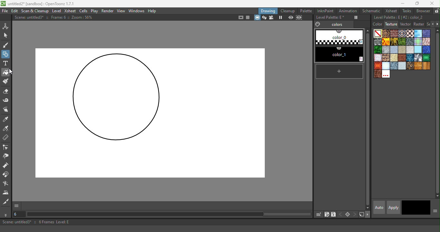  What do you see at coordinates (241, 18) in the screenshot?
I see `Safe area` at bounding box center [241, 18].